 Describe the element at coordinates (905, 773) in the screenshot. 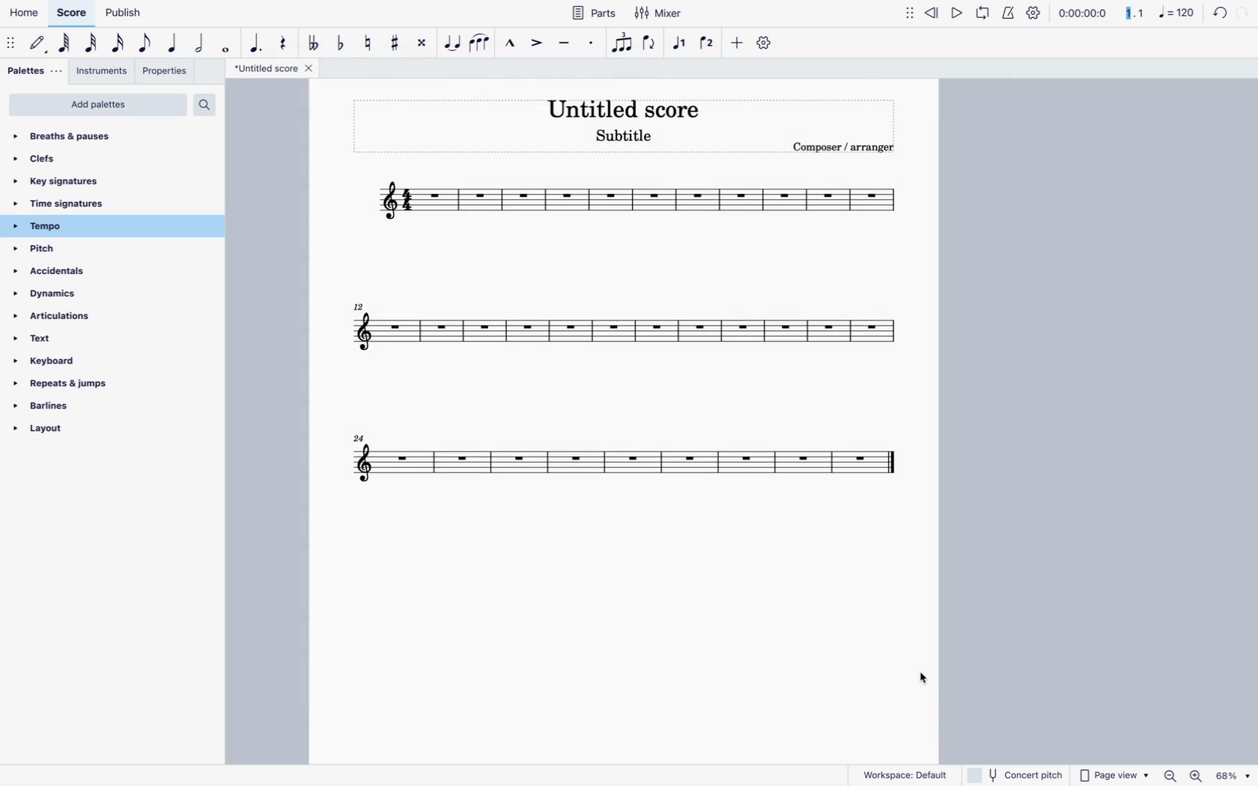

I see `workspace` at that location.